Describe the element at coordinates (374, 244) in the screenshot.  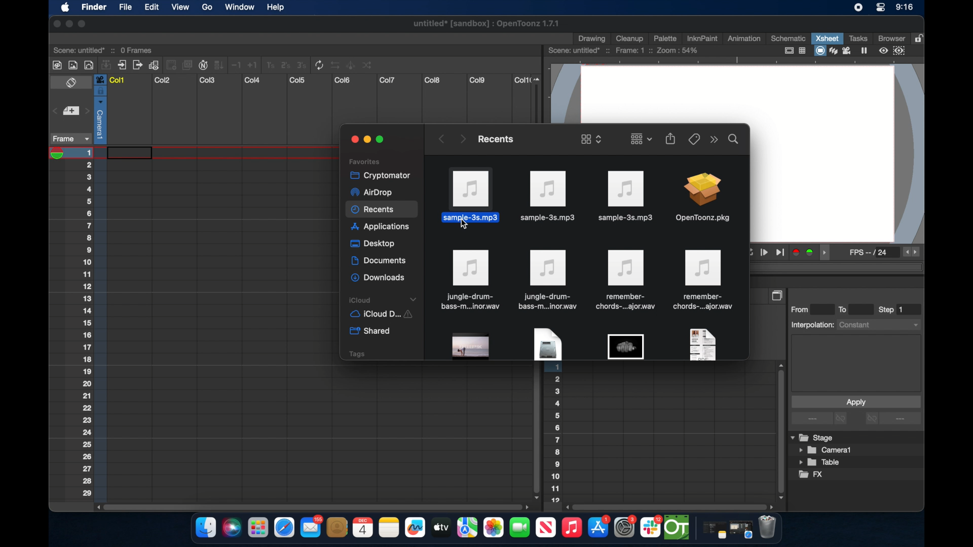
I see `desktop` at that location.